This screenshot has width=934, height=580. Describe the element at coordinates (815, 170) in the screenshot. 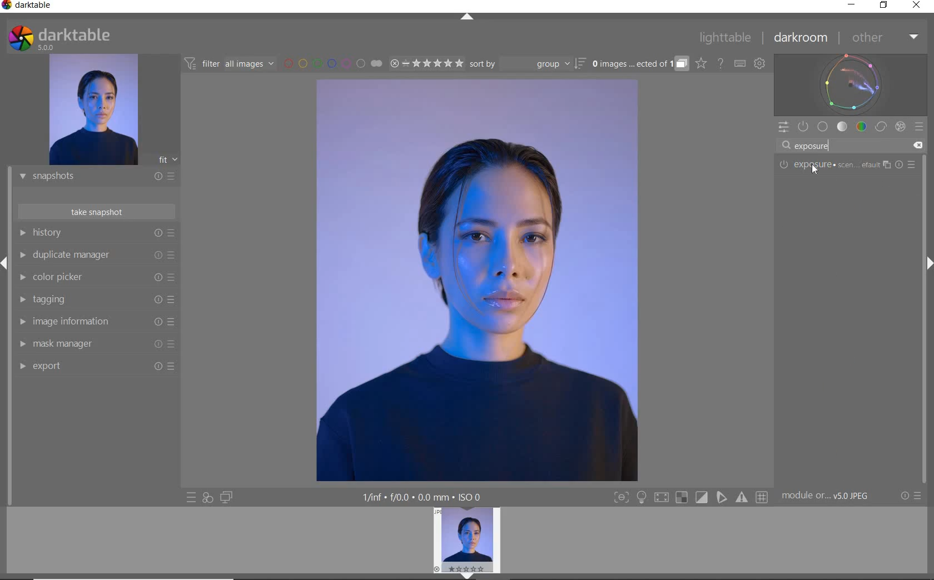

I see `Cursor` at that location.